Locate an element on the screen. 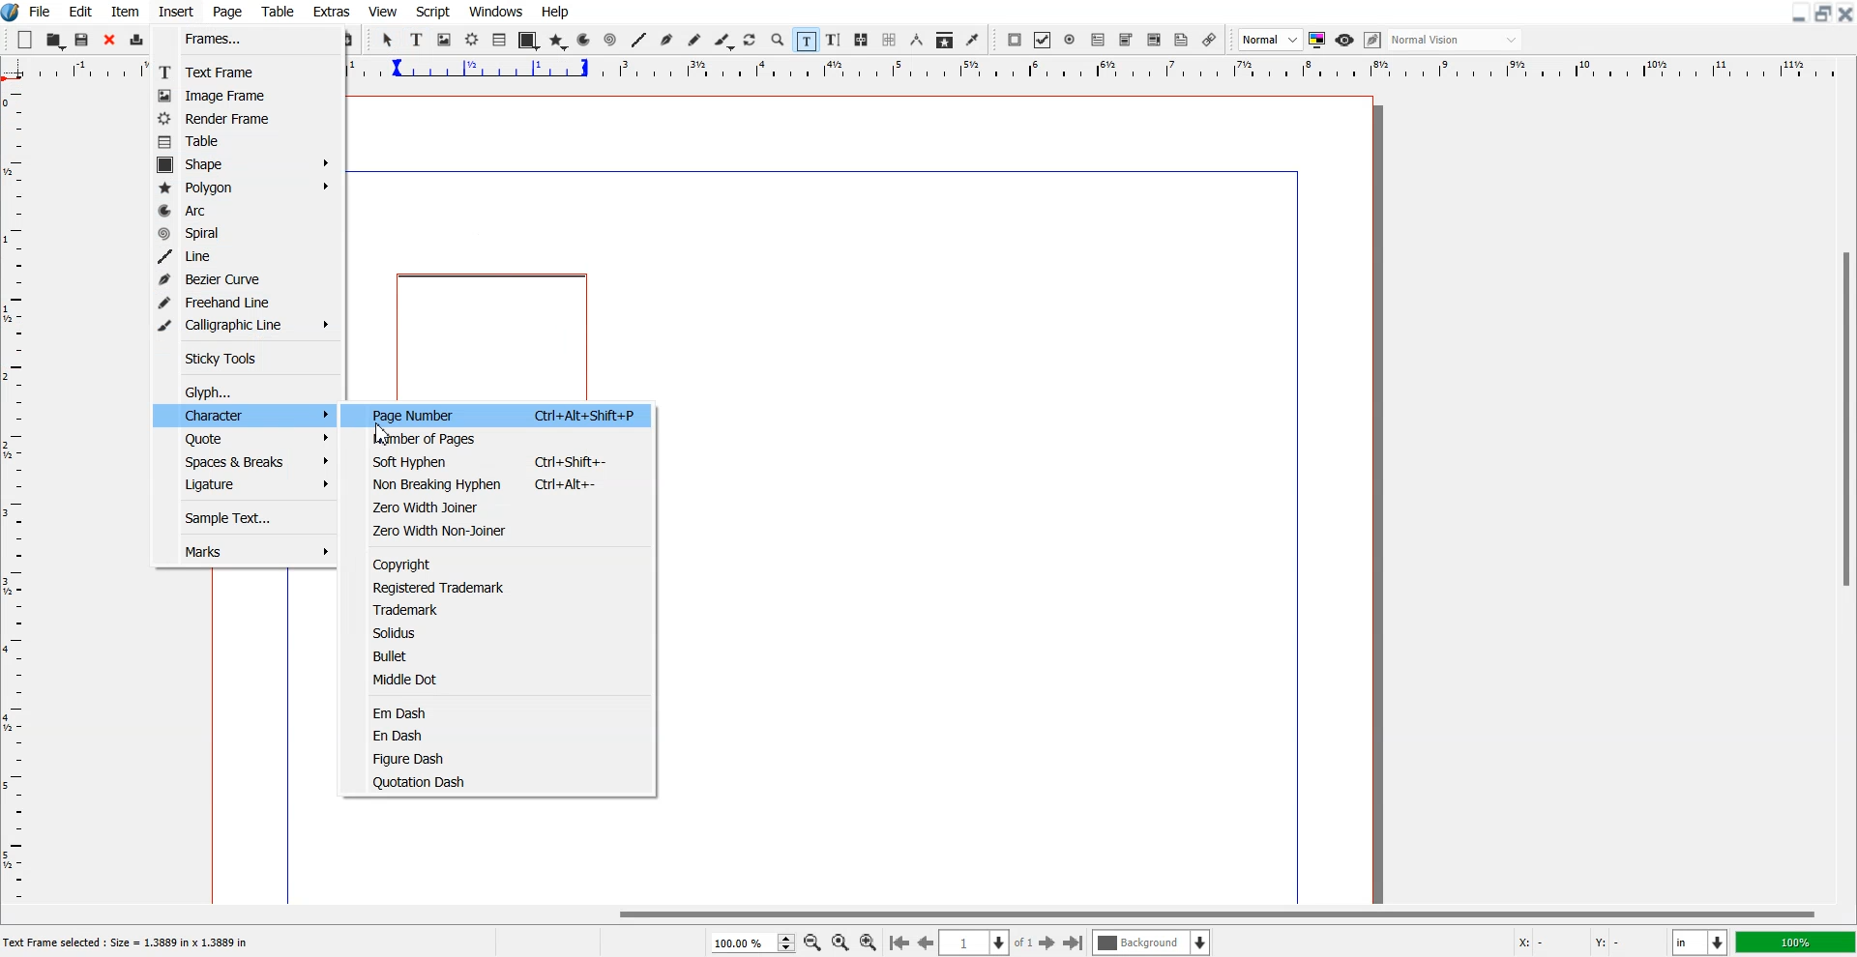  Select Item is located at coordinates (390, 40).